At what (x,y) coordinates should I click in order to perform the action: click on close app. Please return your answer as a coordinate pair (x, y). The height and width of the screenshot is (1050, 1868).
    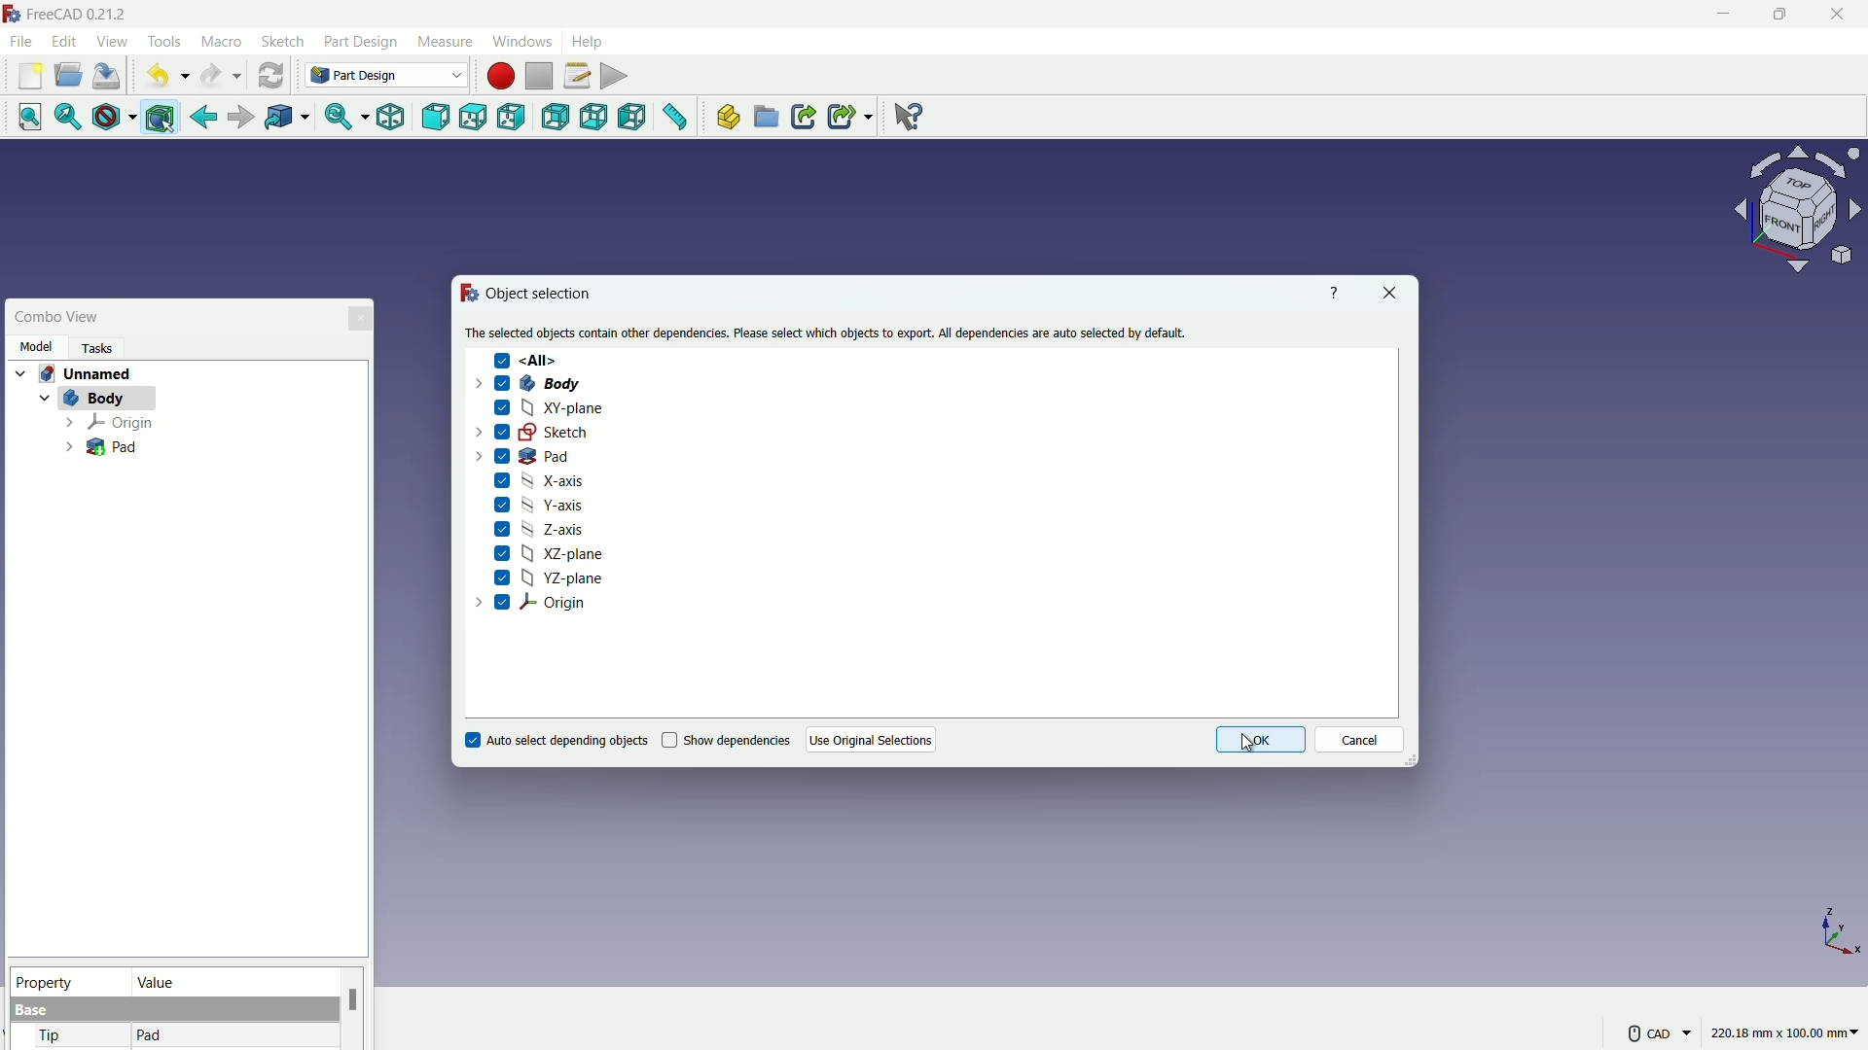
    Looking at the image, I should click on (1839, 15).